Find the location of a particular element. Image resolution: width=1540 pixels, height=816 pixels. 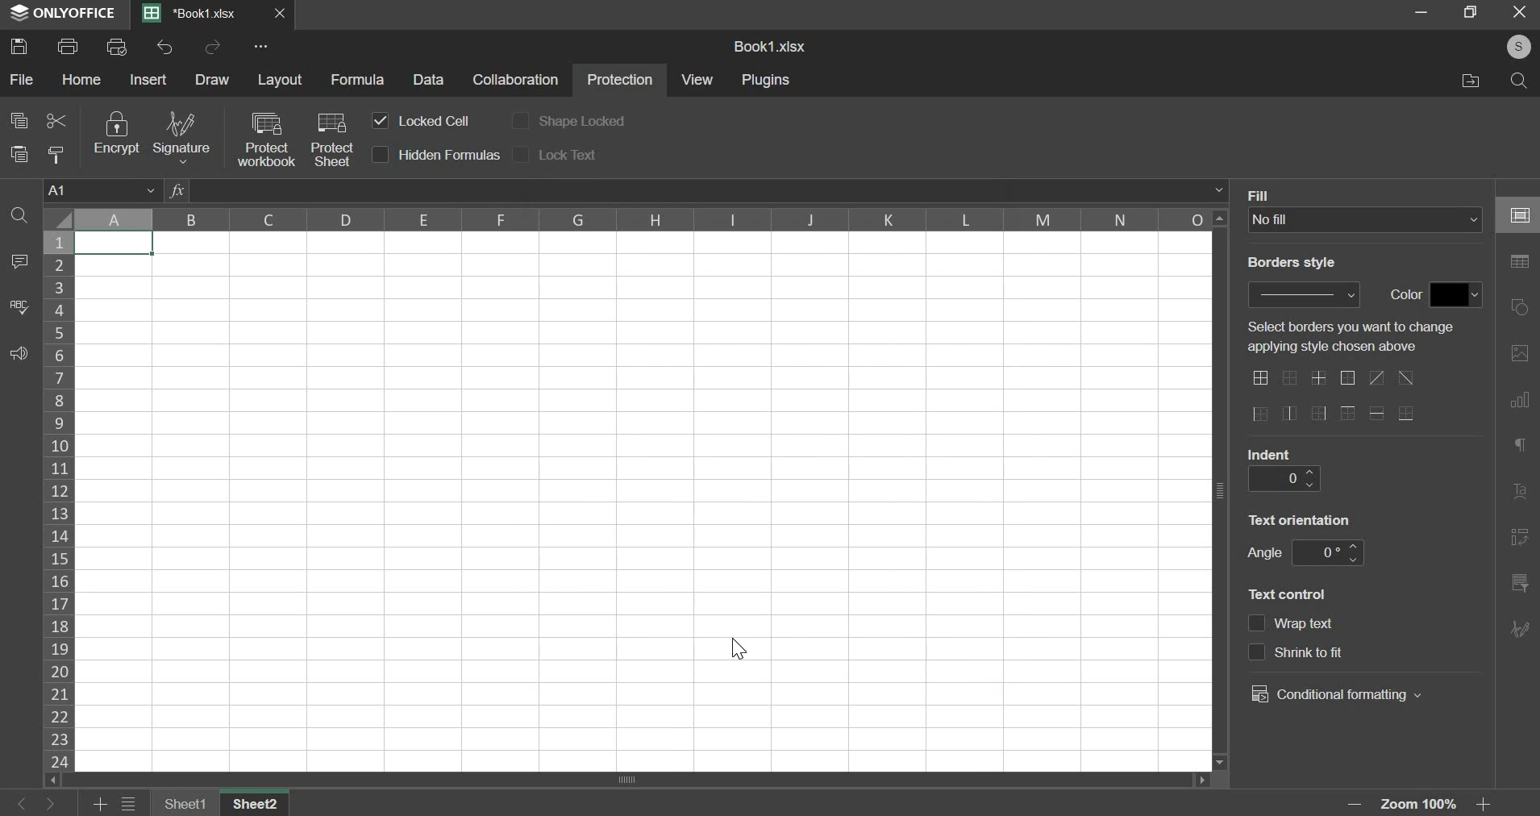

right side bar is located at coordinates (1520, 627).